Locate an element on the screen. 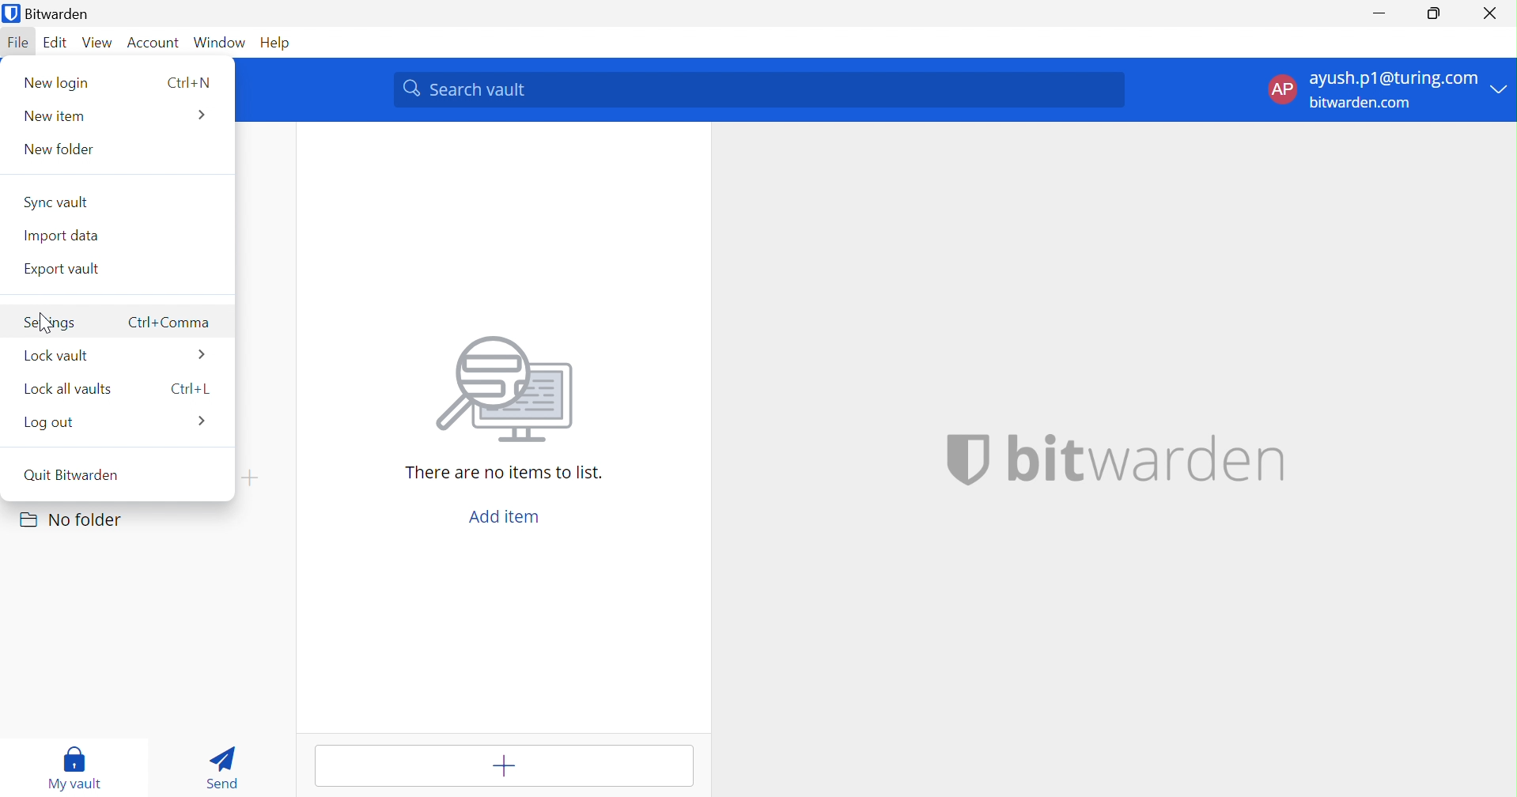 This screenshot has width=1517, height=797. Log out is located at coordinates (51, 422).